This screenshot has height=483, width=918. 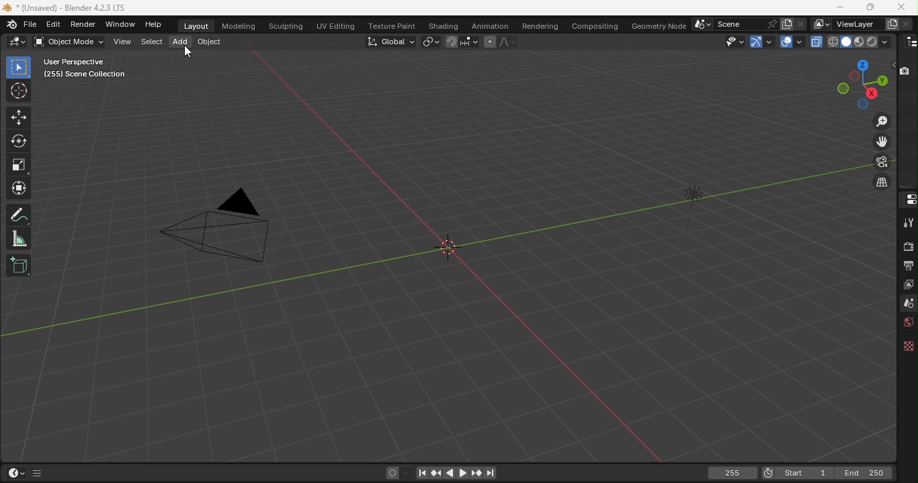 What do you see at coordinates (17, 42) in the screenshot?
I see `Editor type` at bounding box center [17, 42].